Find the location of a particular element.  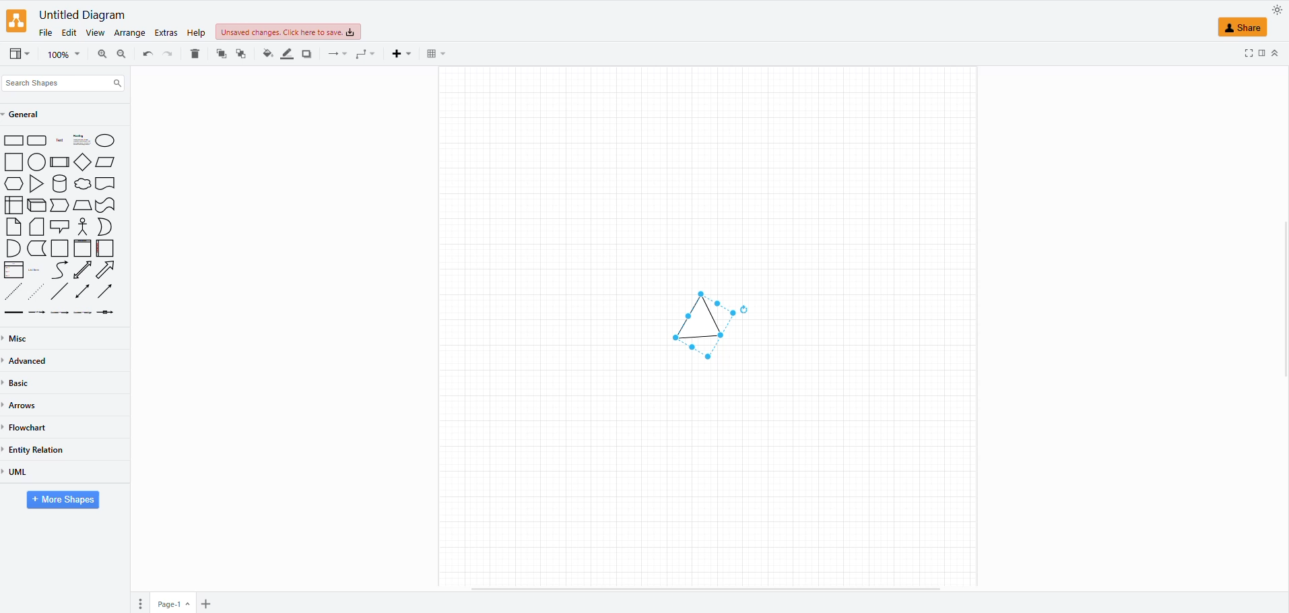

Subtitle is located at coordinates (82, 140).